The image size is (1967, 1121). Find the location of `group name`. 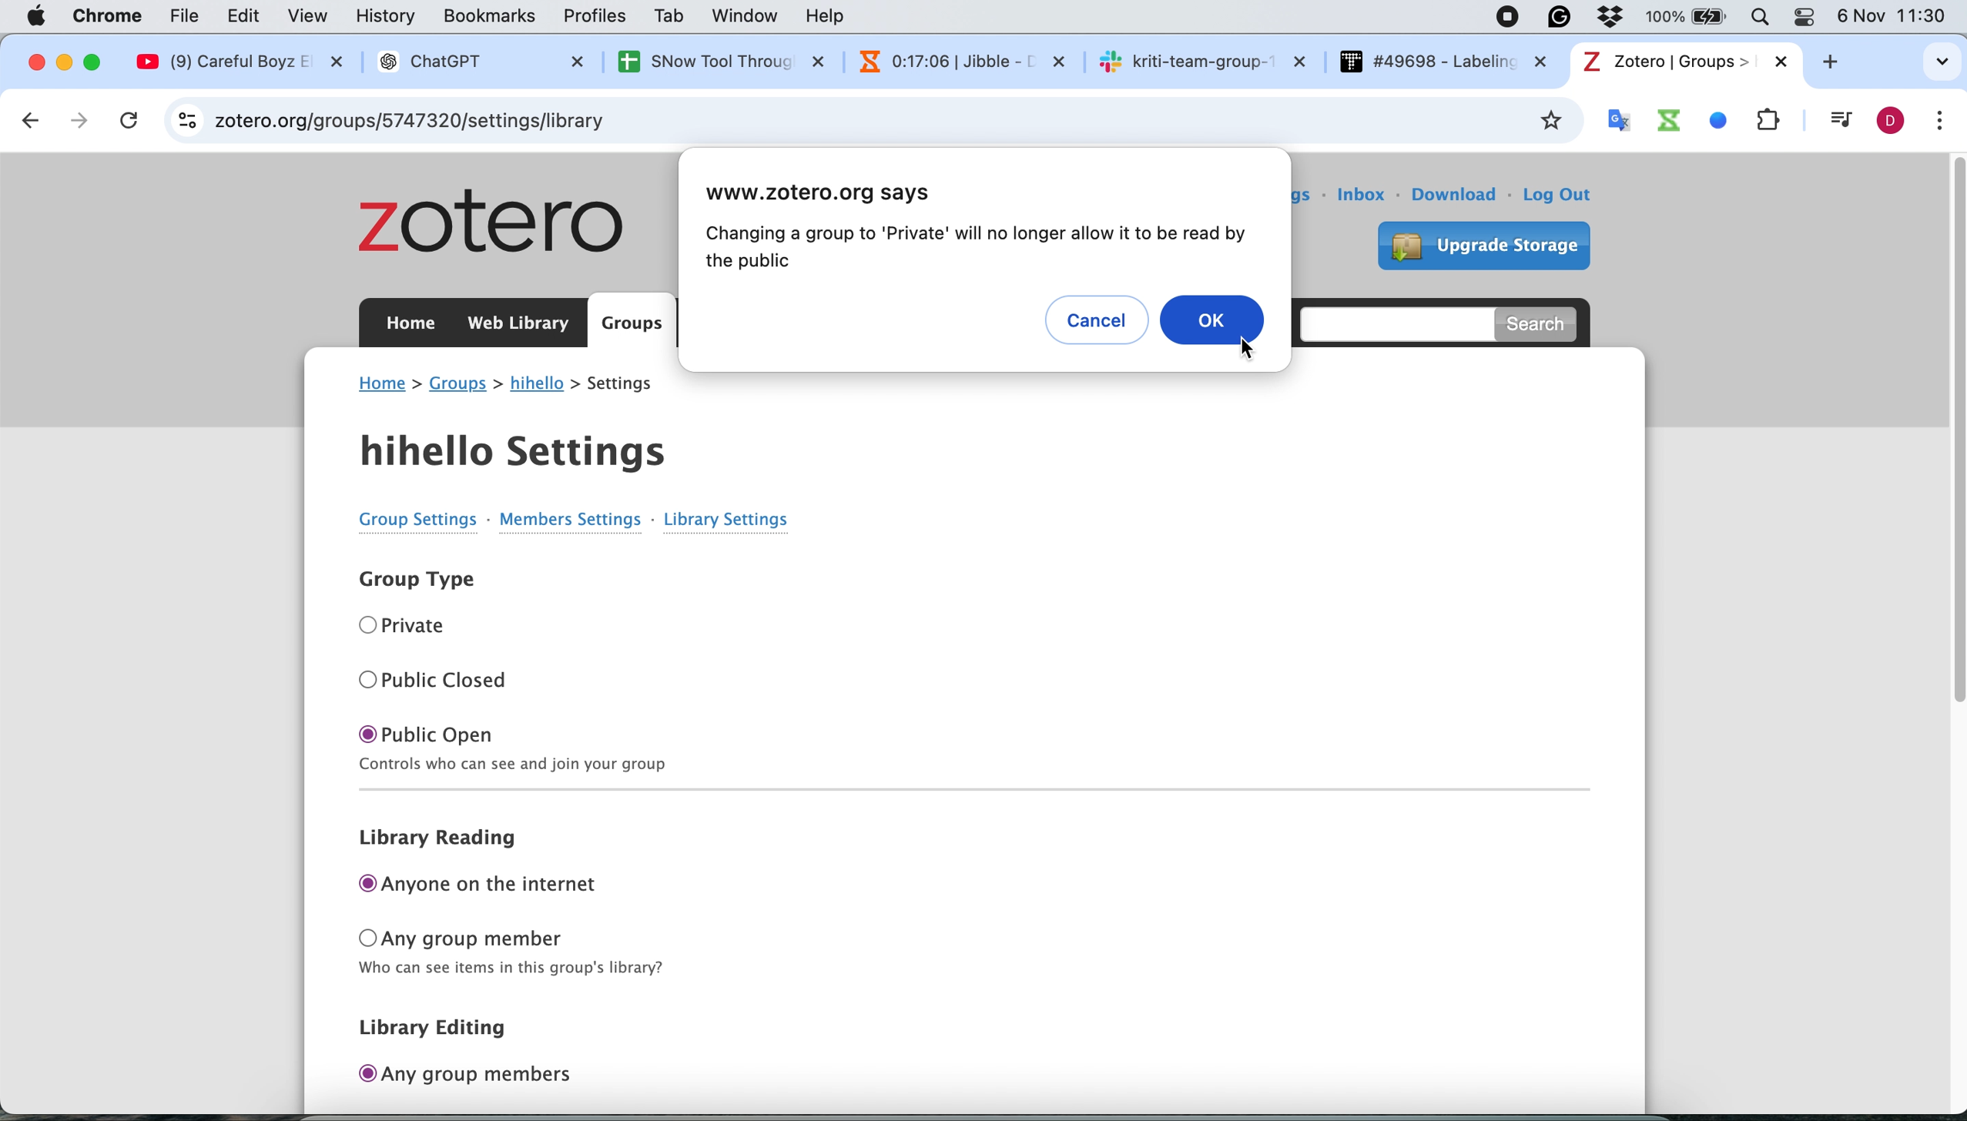

group name is located at coordinates (537, 385).